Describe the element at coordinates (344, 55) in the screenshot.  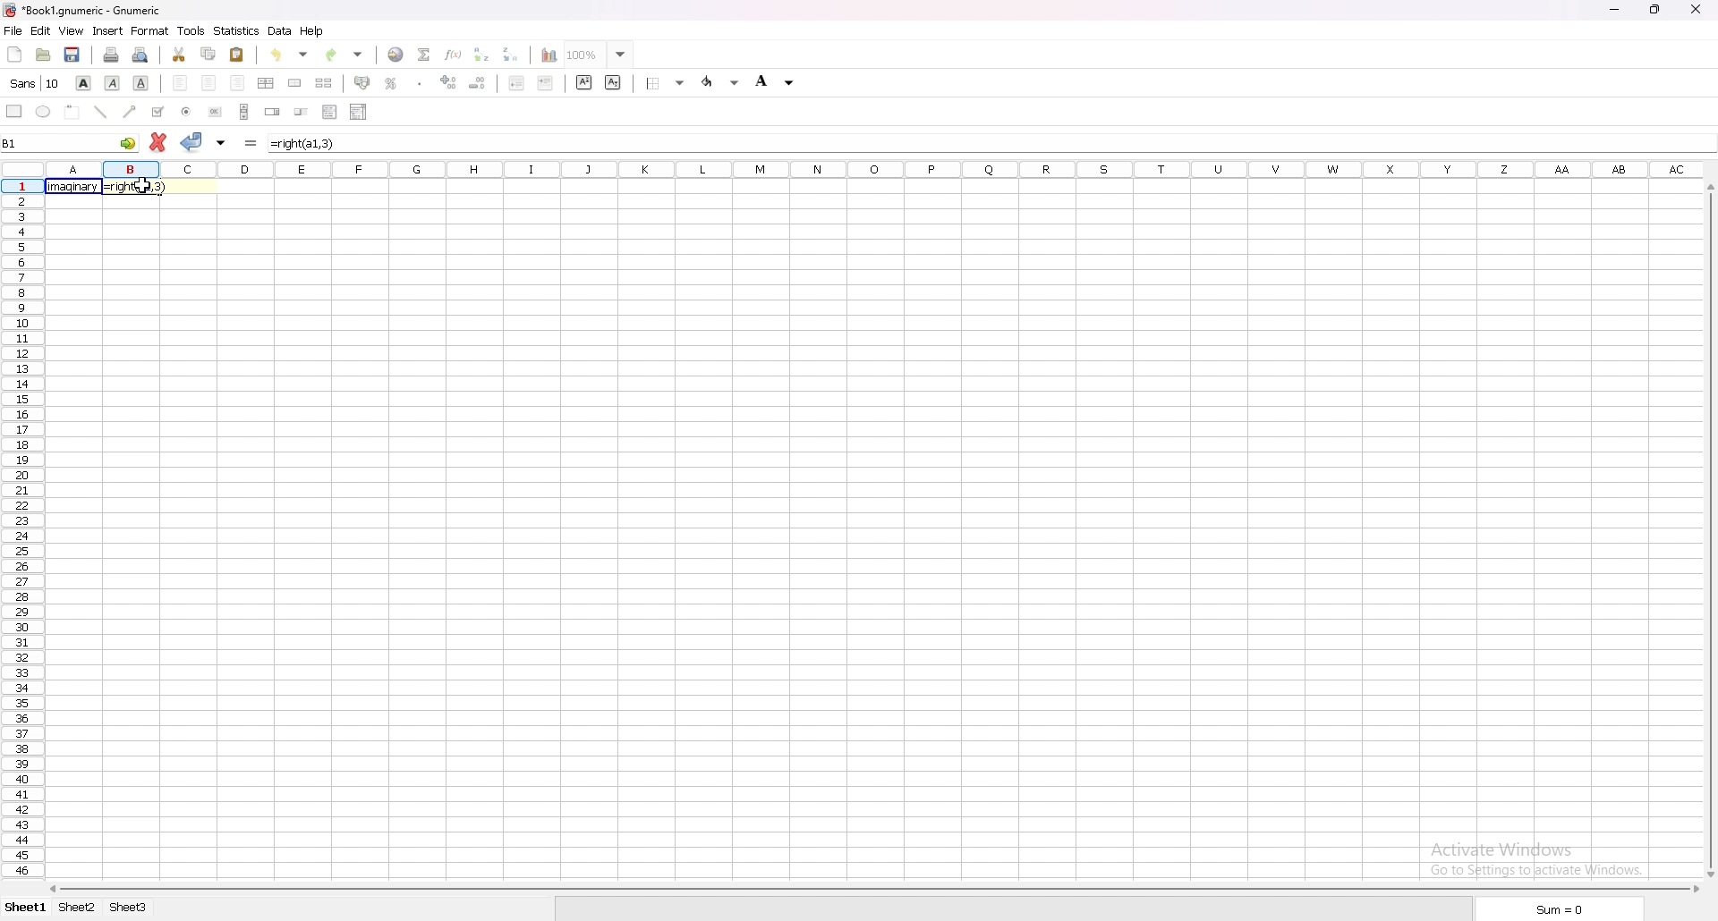
I see `redo` at that location.